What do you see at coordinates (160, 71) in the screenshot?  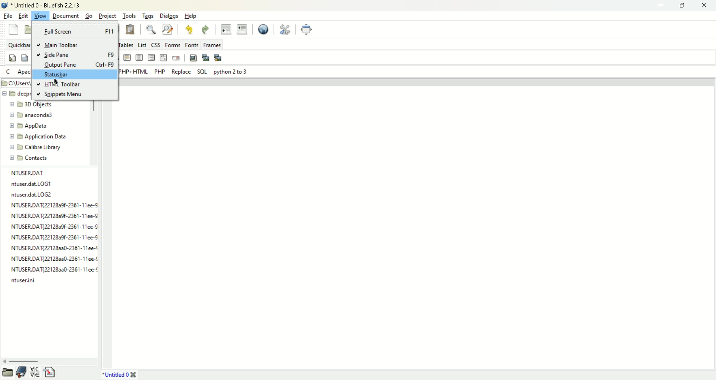 I see `PHP` at bounding box center [160, 71].